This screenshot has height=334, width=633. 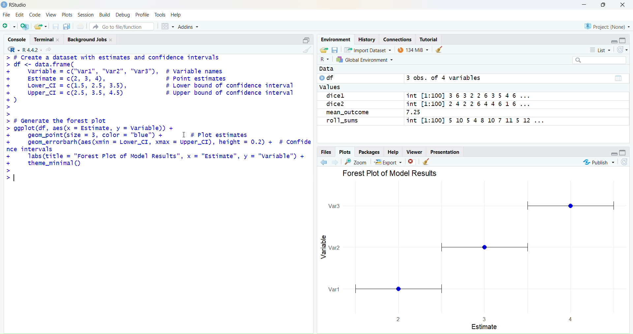 What do you see at coordinates (17, 5) in the screenshot?
I see `RStudio` at bounding box center [17, 5].